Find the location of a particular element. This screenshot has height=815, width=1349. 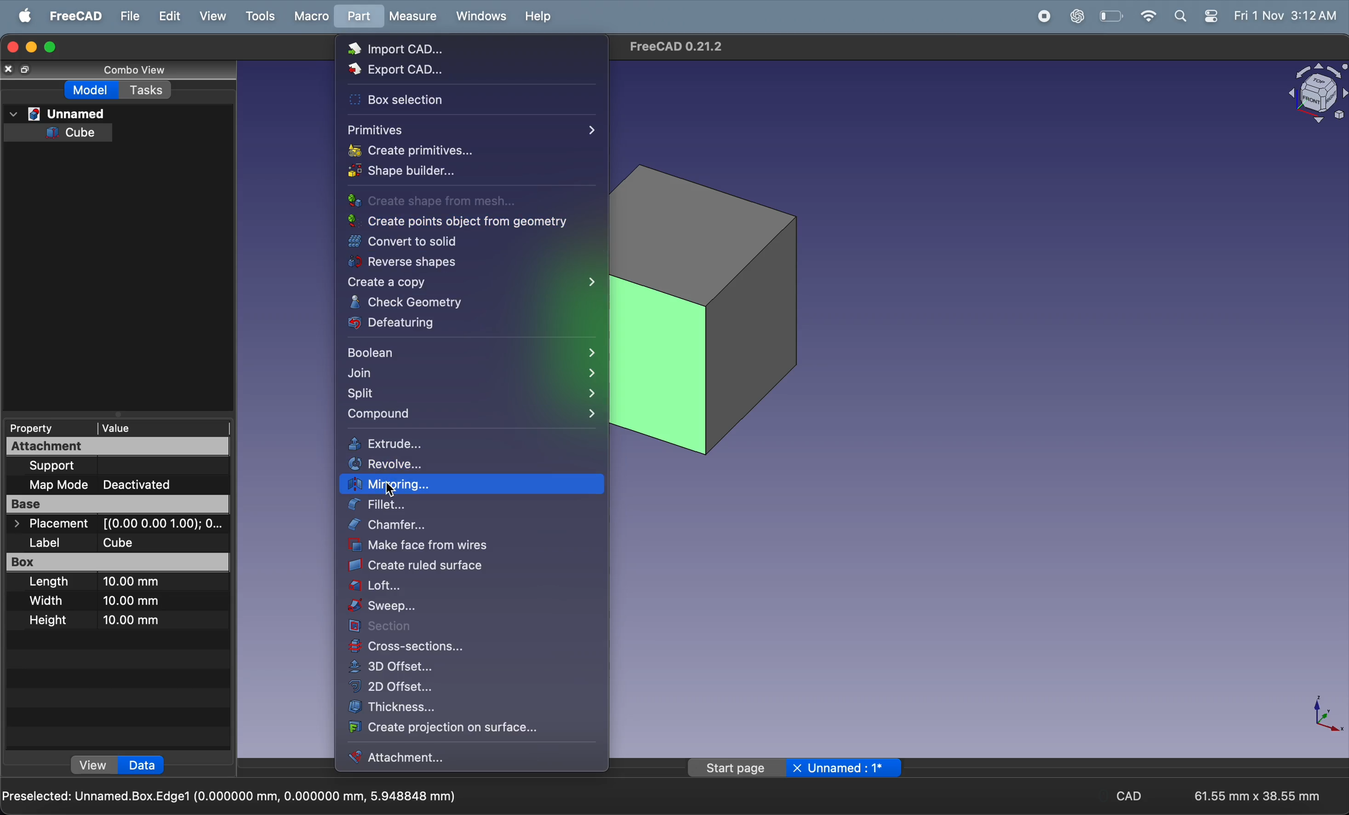

create primitives is located at coordinates (466, 150).